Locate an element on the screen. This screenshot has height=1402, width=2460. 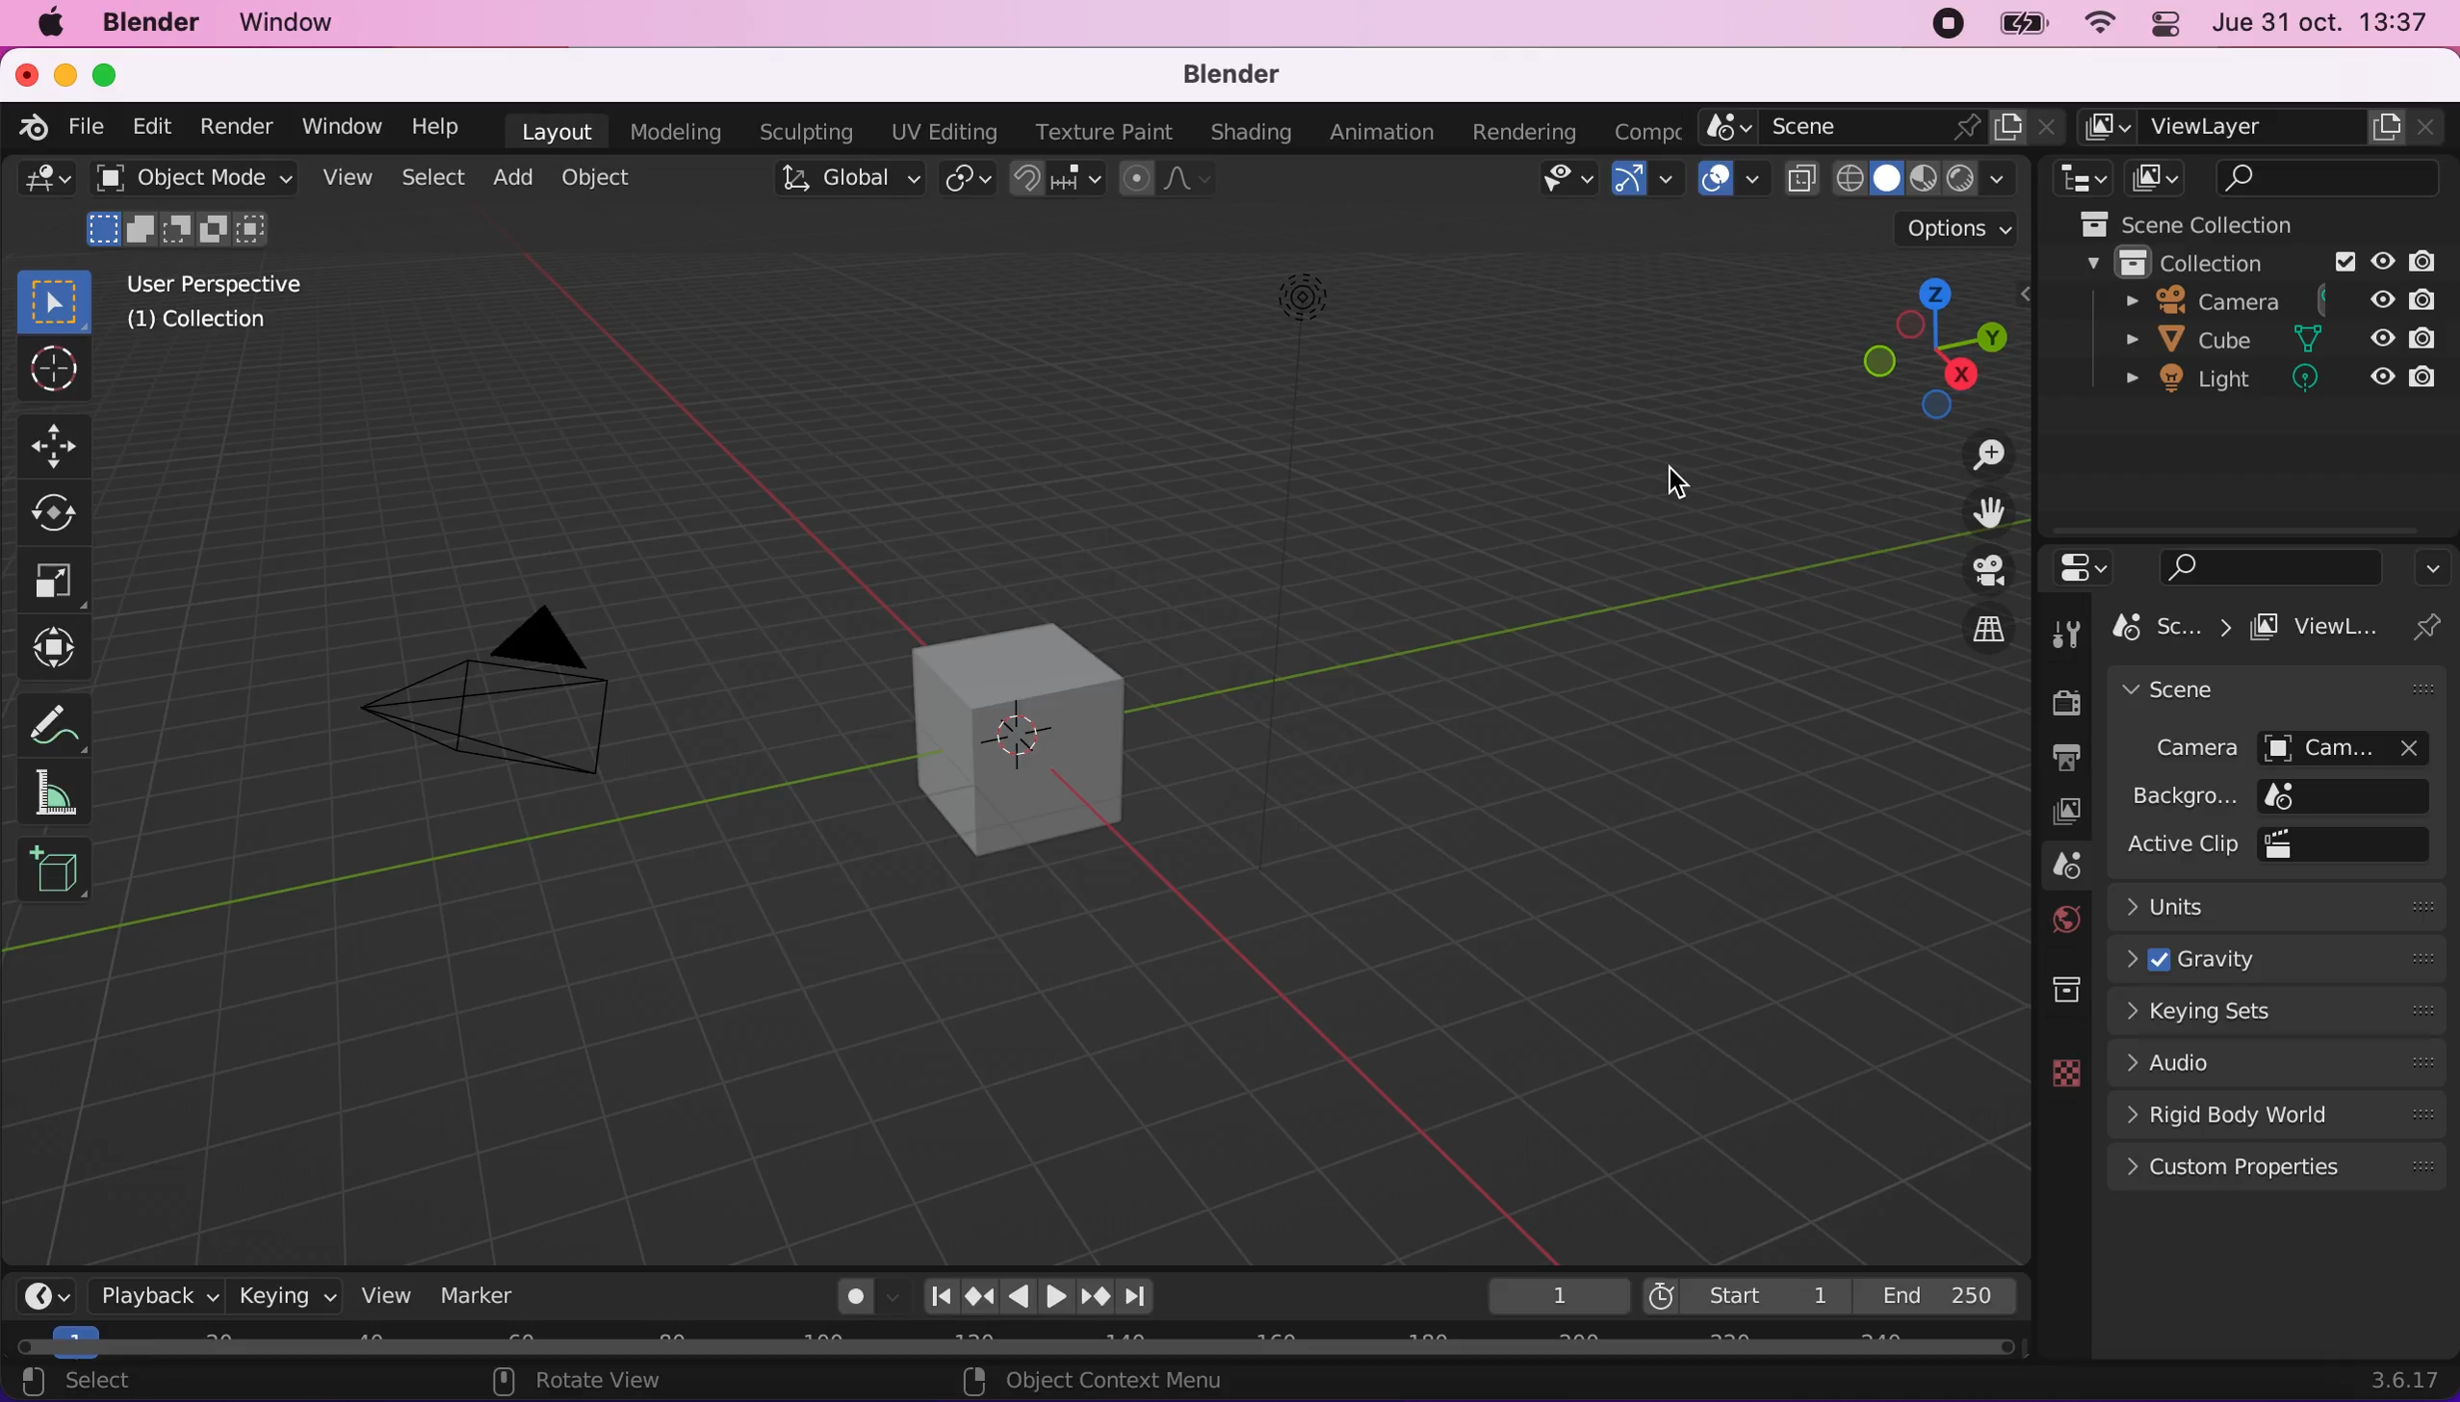
editor type is located at coordinates (2085, 179).